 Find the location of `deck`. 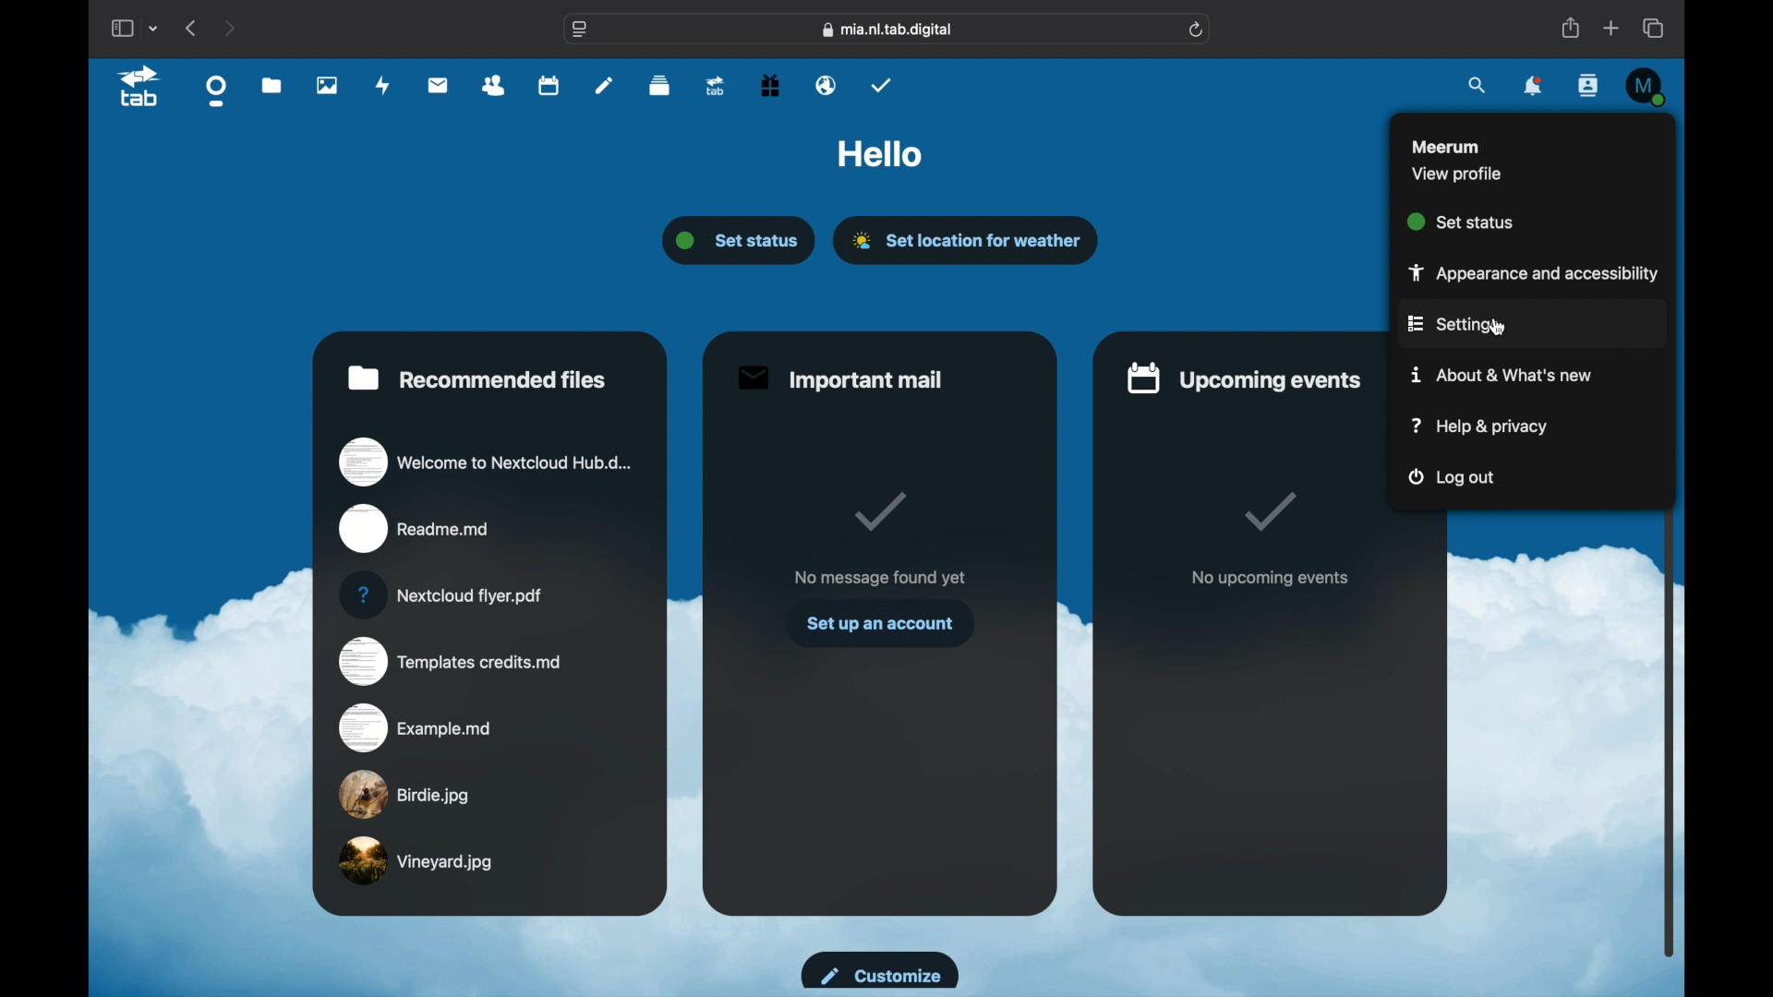

deck is located at coordinates (660, 86).